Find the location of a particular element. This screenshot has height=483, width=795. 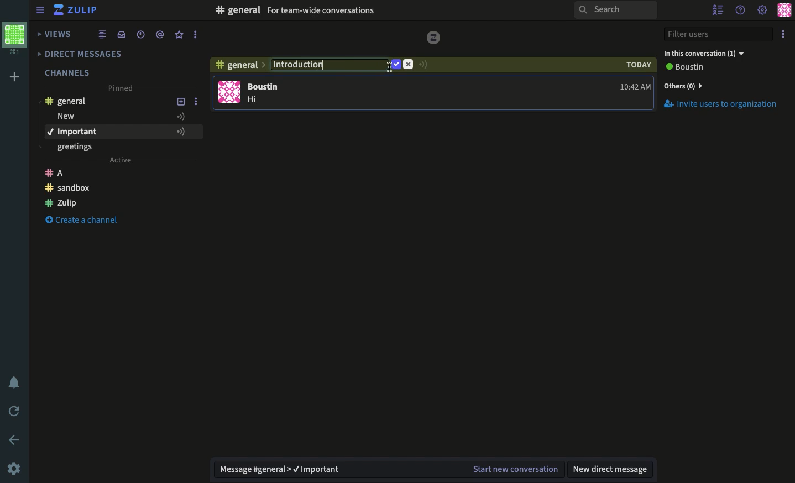

Workspace profile is located at coordinates (17, 39).